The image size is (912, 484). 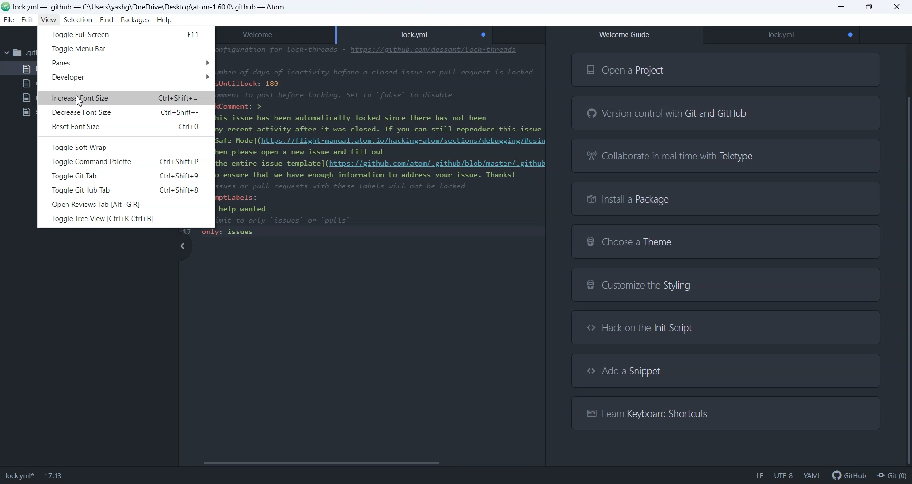 What do you see at coordinates (182, 246) in the screenshot?
I see `Vertical drag handle` at bounding box center [182, 246].